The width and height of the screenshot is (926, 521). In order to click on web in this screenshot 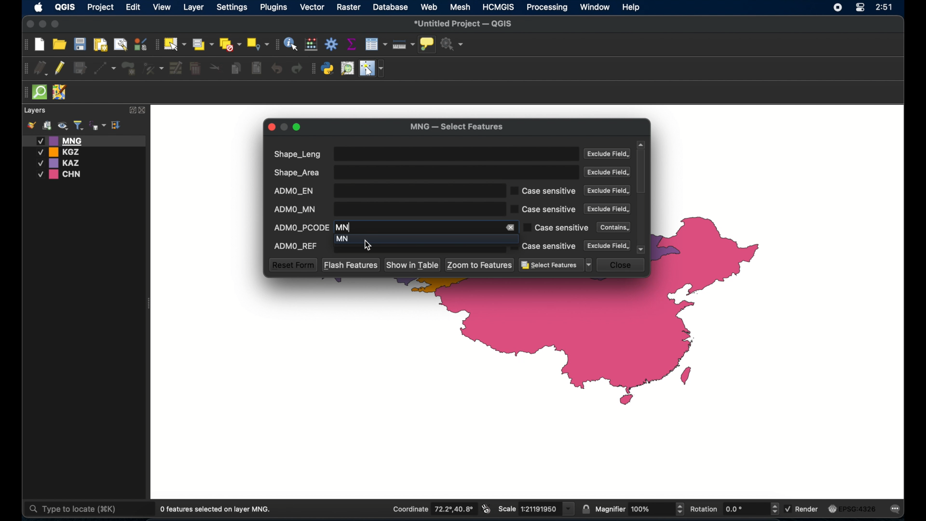, I will do `click(429, 7)`.